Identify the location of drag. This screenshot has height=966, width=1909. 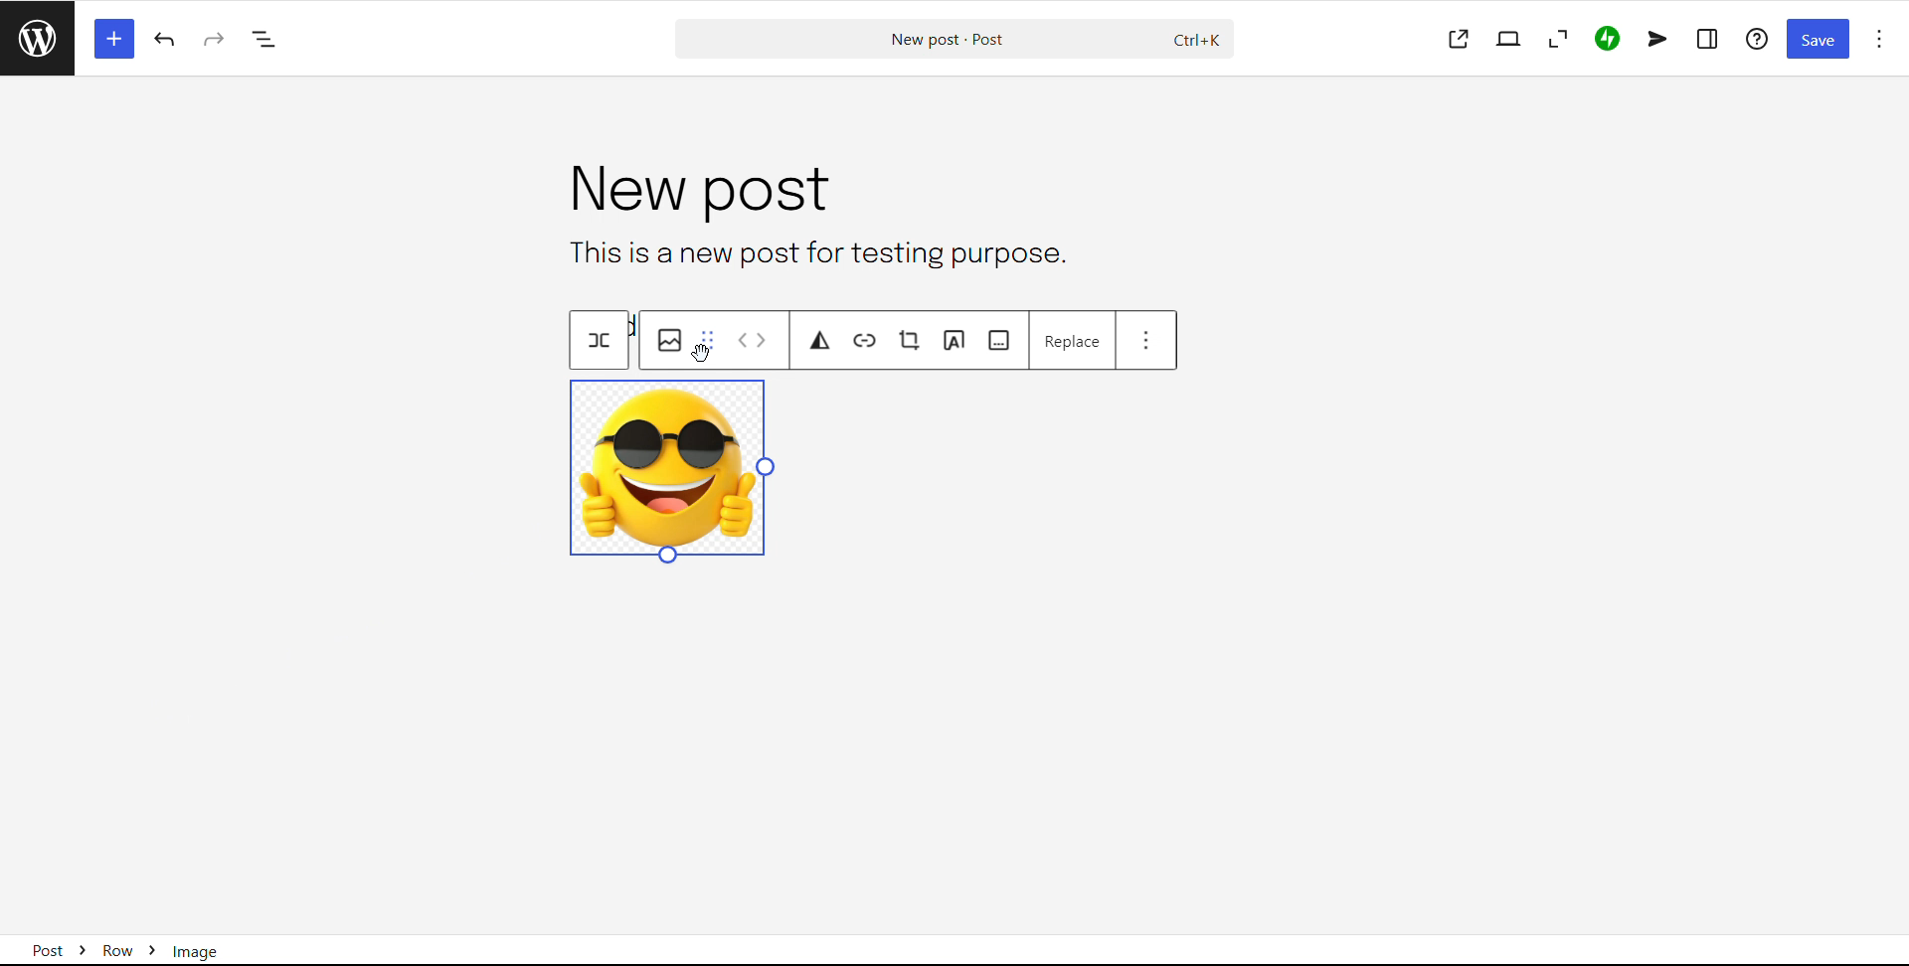
(708, 339).